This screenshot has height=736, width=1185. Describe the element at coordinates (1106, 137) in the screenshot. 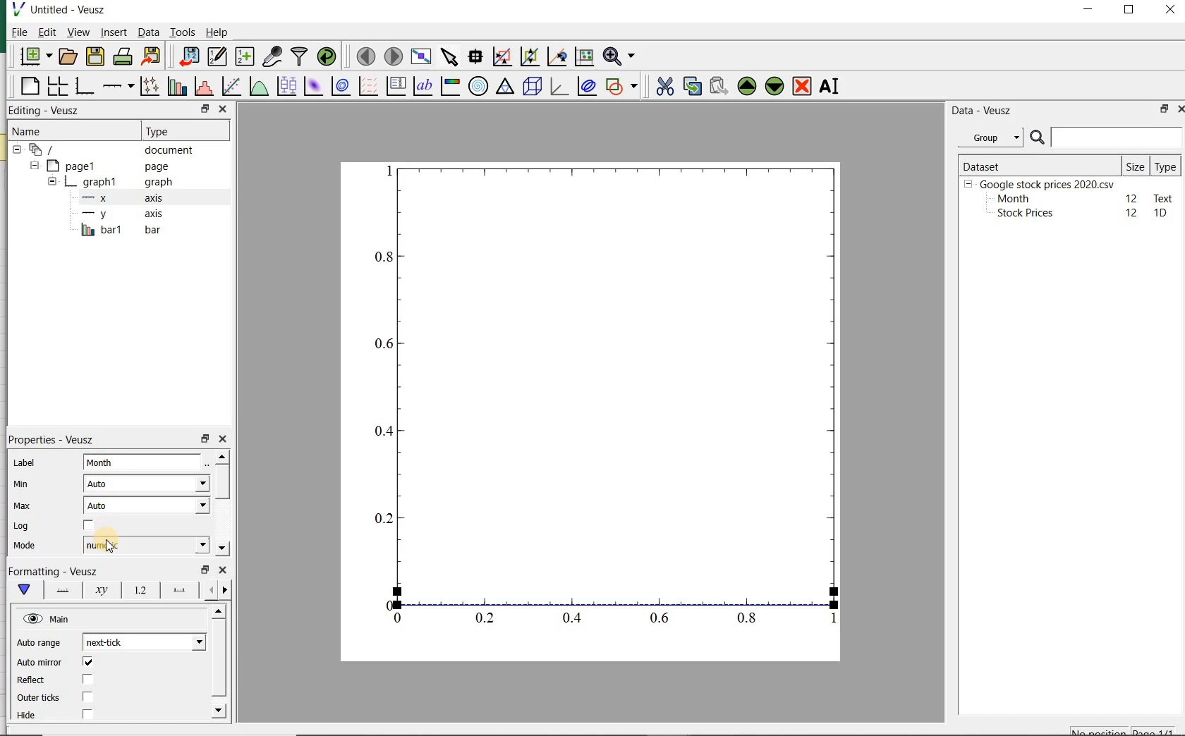

I see `SEARCH DATASET` at that location.